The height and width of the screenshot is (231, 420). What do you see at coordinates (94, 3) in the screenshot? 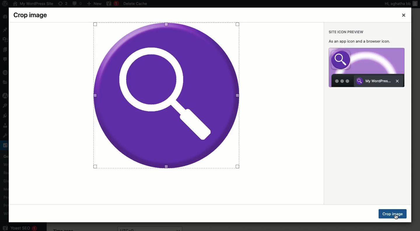
I see `New` at bounding box center [94, 3].